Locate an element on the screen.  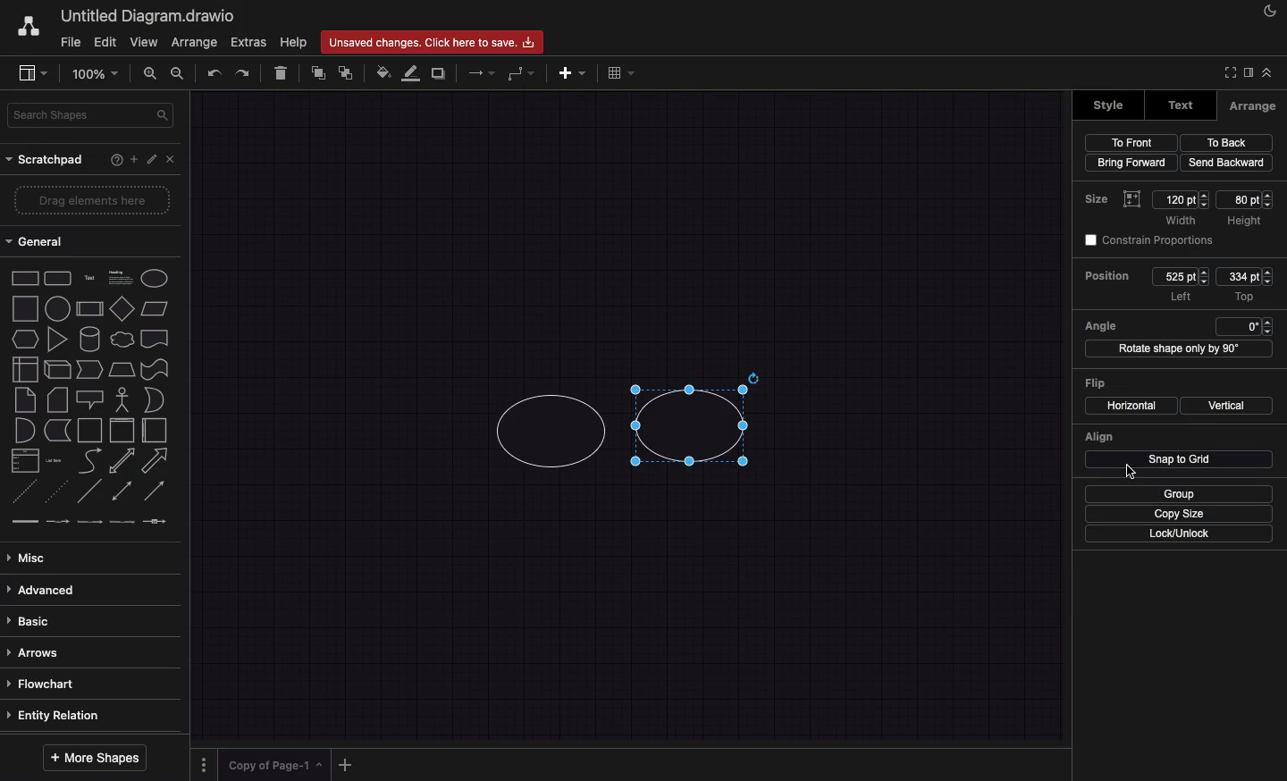
flowchart is located at coordinates (88, 686).